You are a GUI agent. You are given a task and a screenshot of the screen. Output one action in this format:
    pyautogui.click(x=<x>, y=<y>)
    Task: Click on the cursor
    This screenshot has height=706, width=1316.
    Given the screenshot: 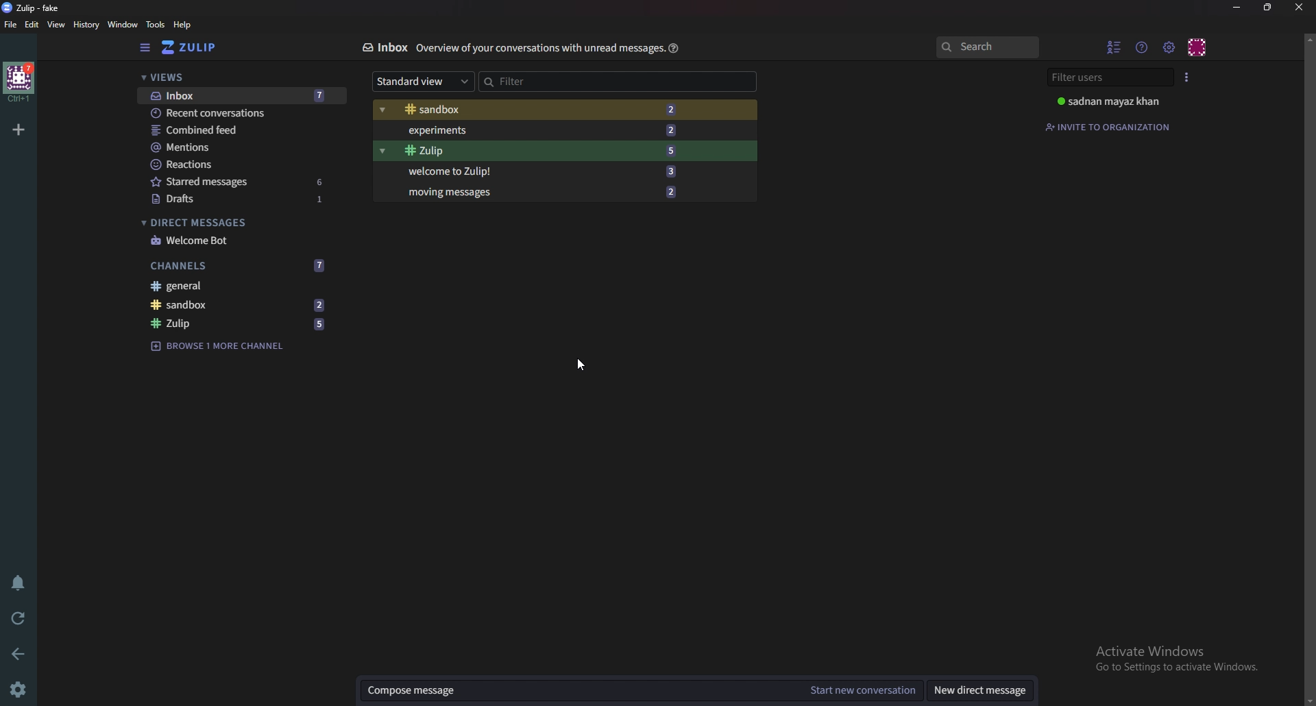 What is the action you would take?
    pyautogui.click(x=582, y=365)
    